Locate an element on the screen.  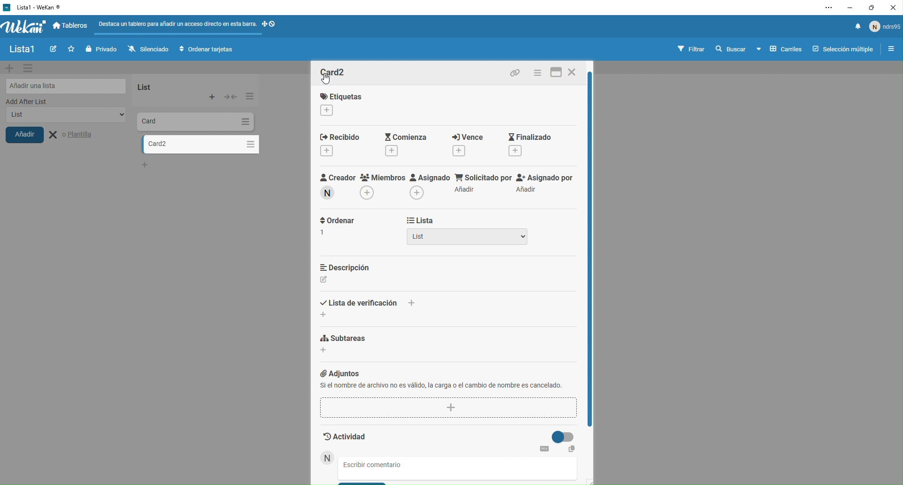
silenciado is located at coordinates (146, 49).